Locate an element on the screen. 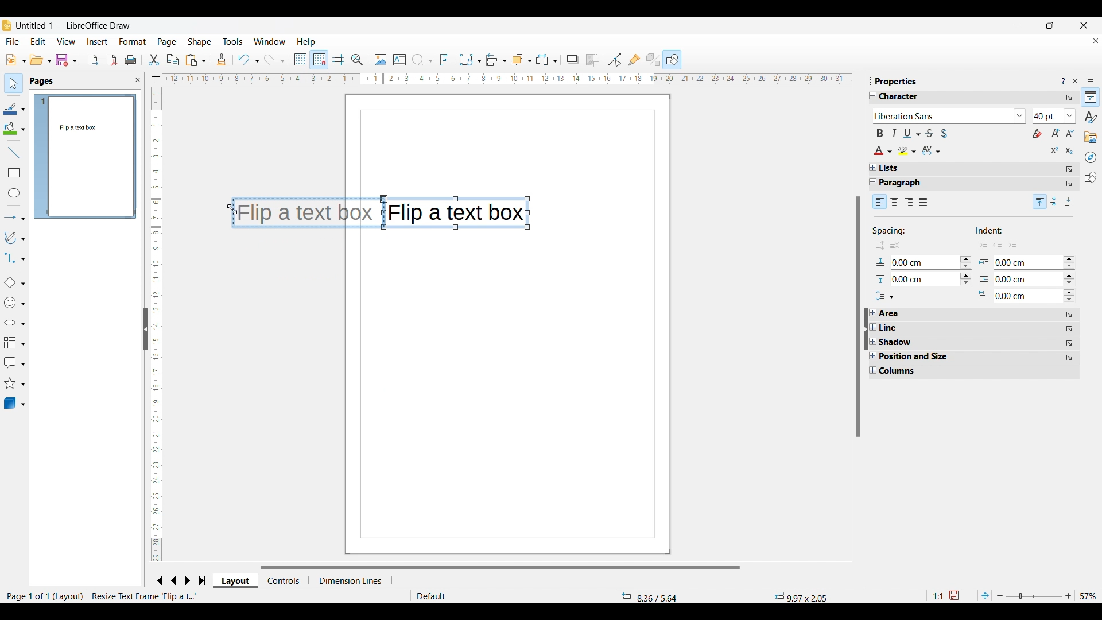 The image size is (1102, 620). More options for respective sub-title is located at coordinates (1070, 176).